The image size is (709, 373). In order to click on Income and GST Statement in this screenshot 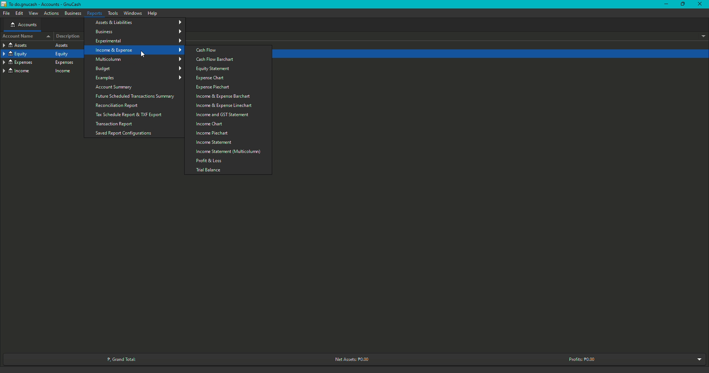, I will do `click(223, 115)`.